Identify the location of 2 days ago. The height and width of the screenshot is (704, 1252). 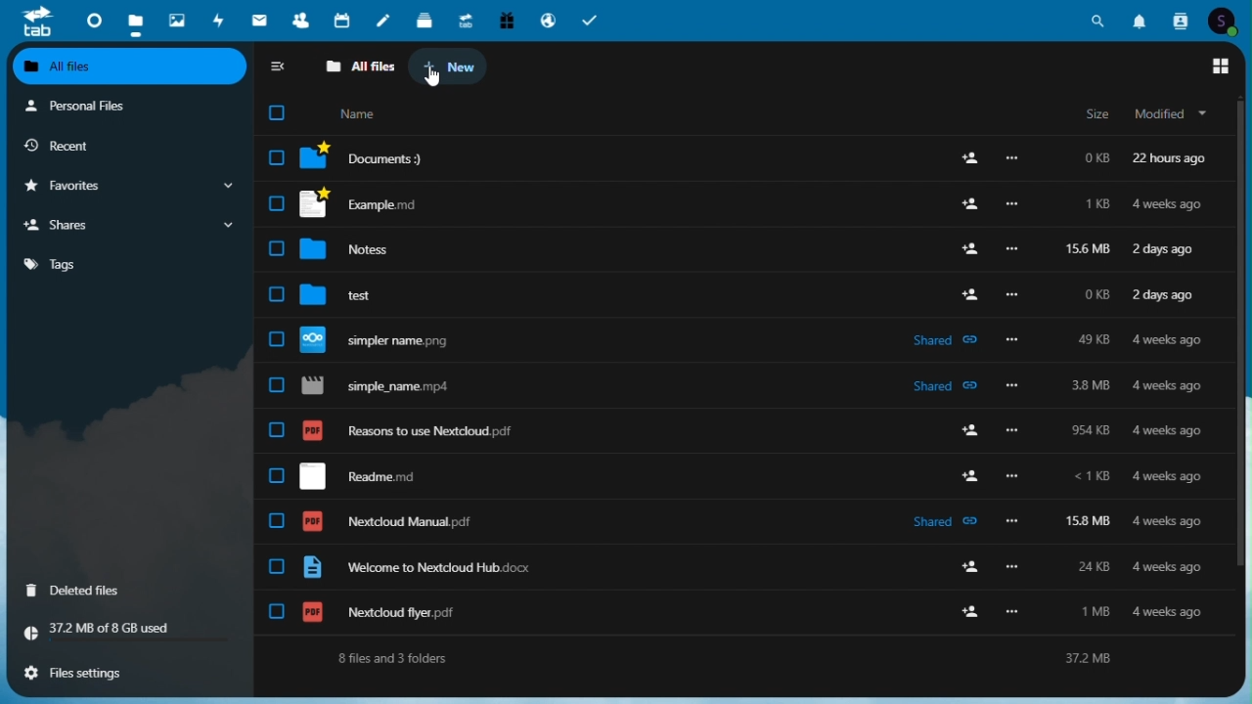
(1165, 252).